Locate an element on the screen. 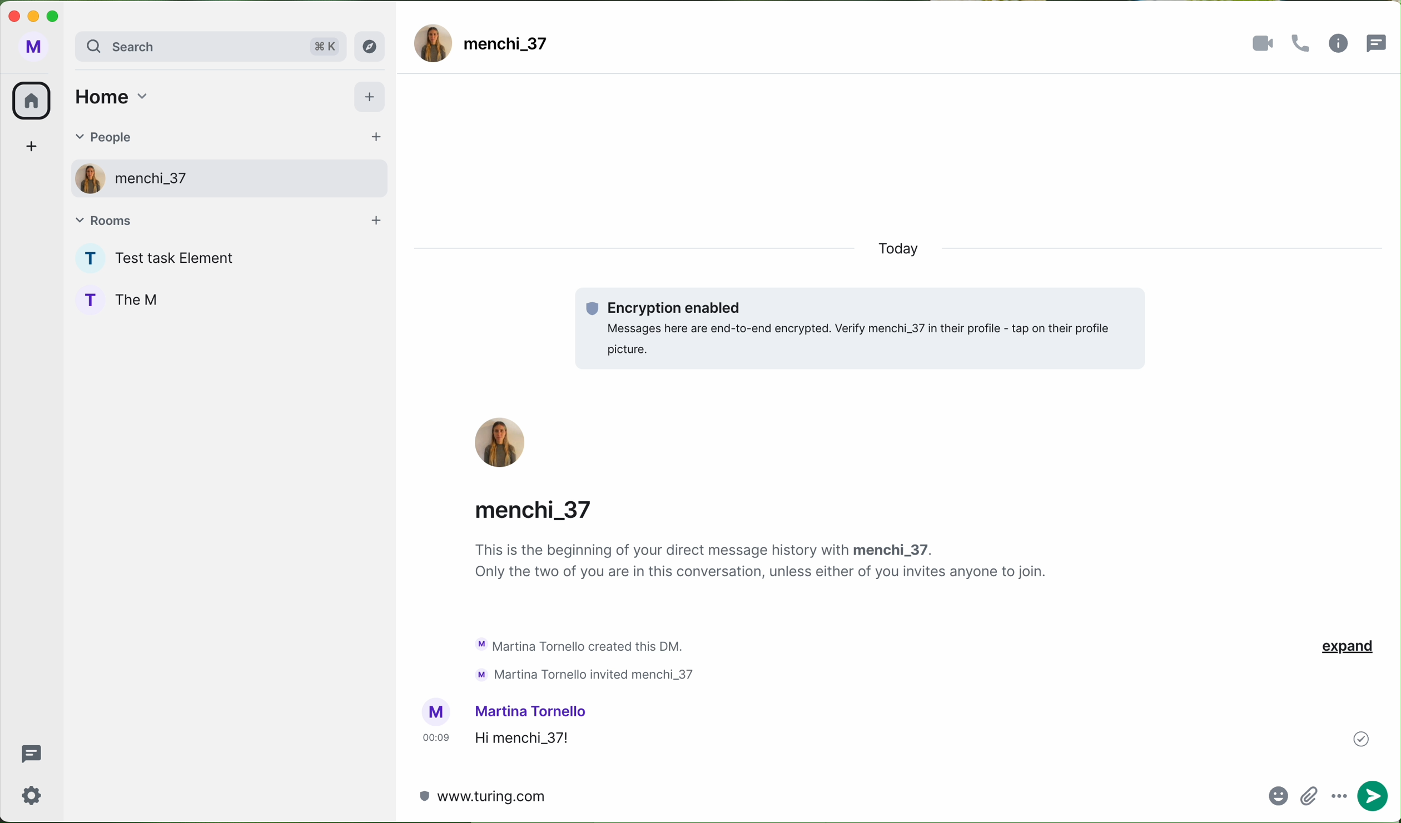  user is located at coordinates (152, 181).